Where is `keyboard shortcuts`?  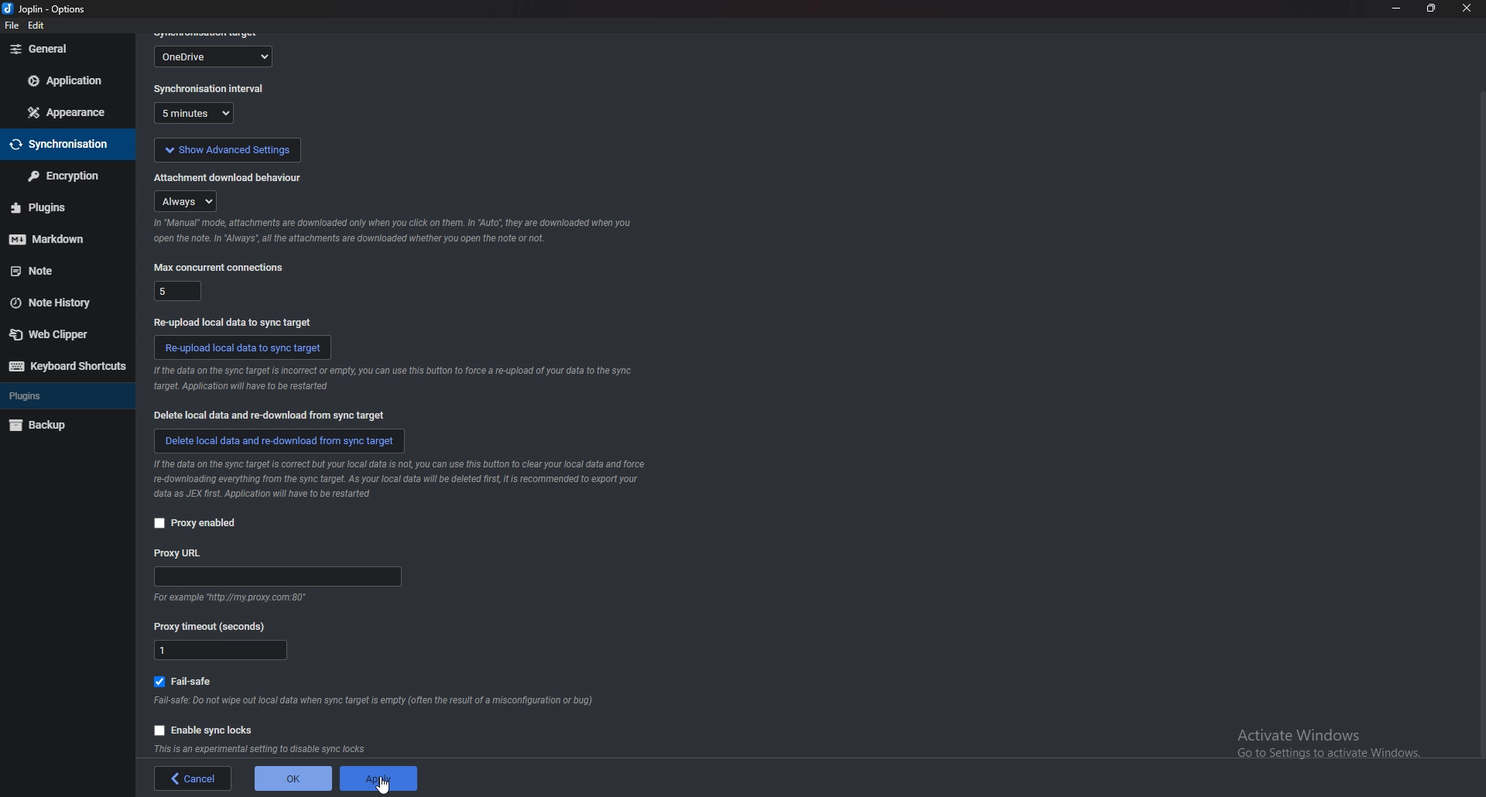
keyboard shortcuts is located at coordinates (67, 367).